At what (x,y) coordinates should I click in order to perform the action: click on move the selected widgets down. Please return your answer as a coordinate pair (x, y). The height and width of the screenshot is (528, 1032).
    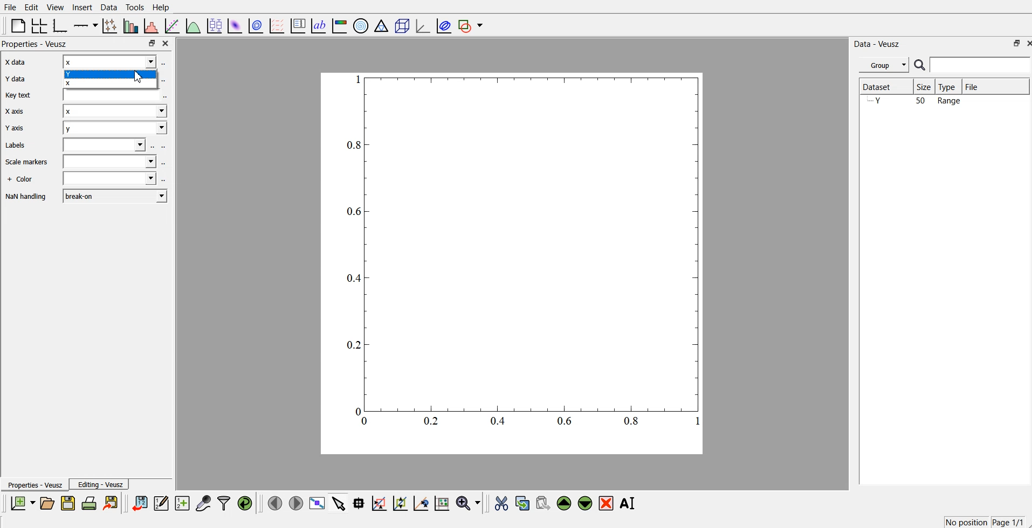
    Looking at the image, I should click on (585, 503).